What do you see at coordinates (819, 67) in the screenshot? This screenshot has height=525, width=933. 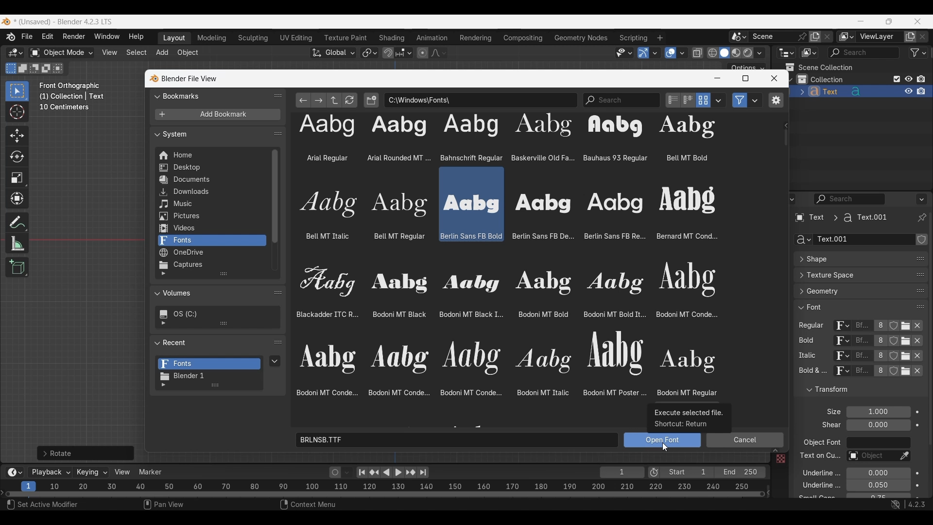 I see `Scene collection` at bounding box center [819, 67].